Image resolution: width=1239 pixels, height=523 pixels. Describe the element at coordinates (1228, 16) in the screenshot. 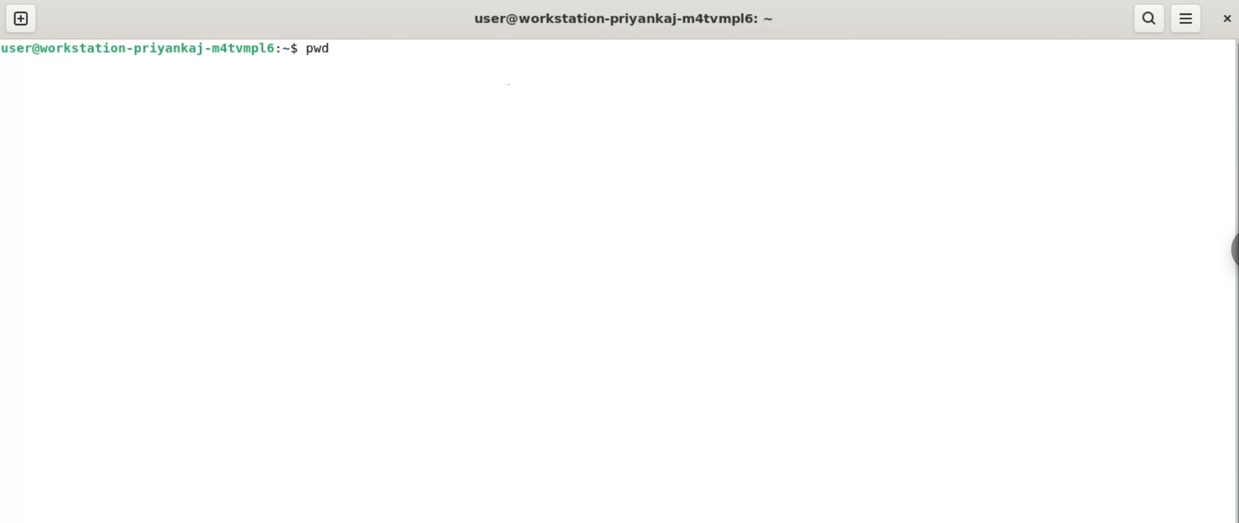

I see `close` at that location.